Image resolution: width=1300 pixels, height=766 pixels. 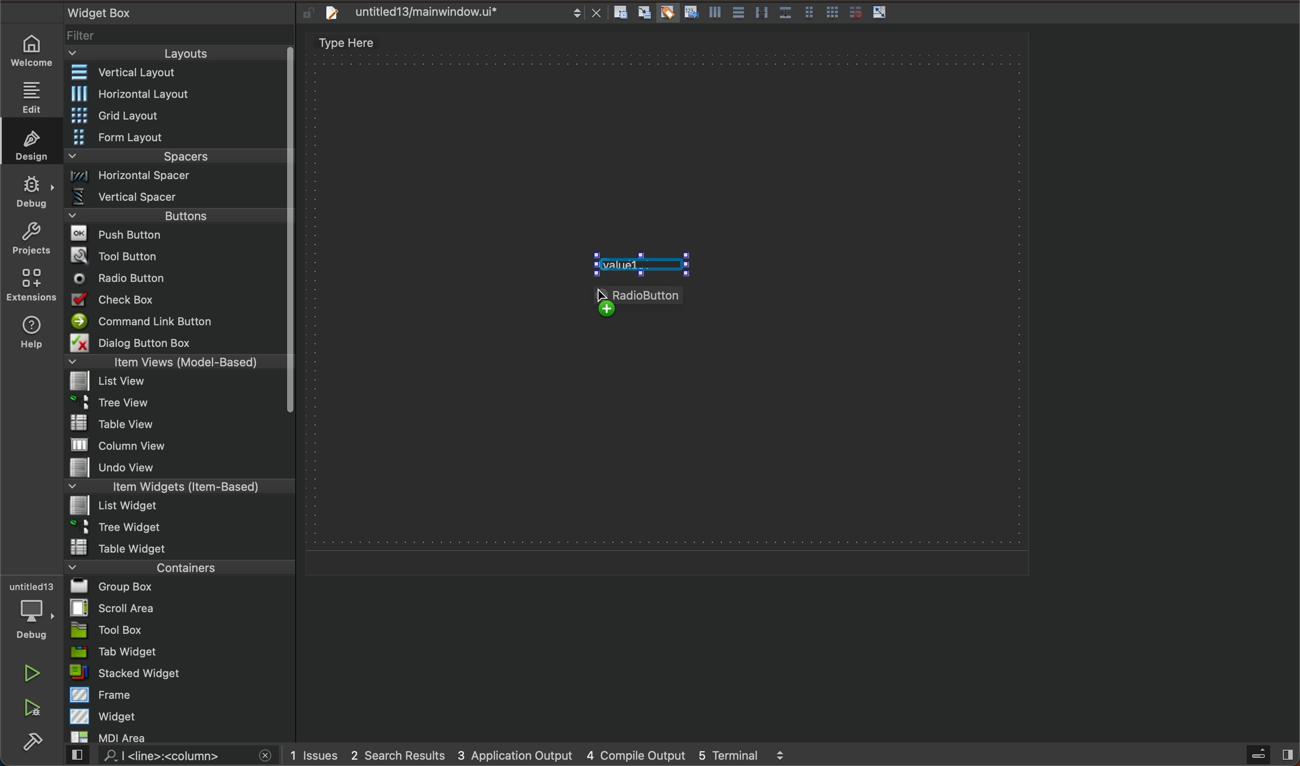 I want to click on start typing, so click(x=639, y=265).